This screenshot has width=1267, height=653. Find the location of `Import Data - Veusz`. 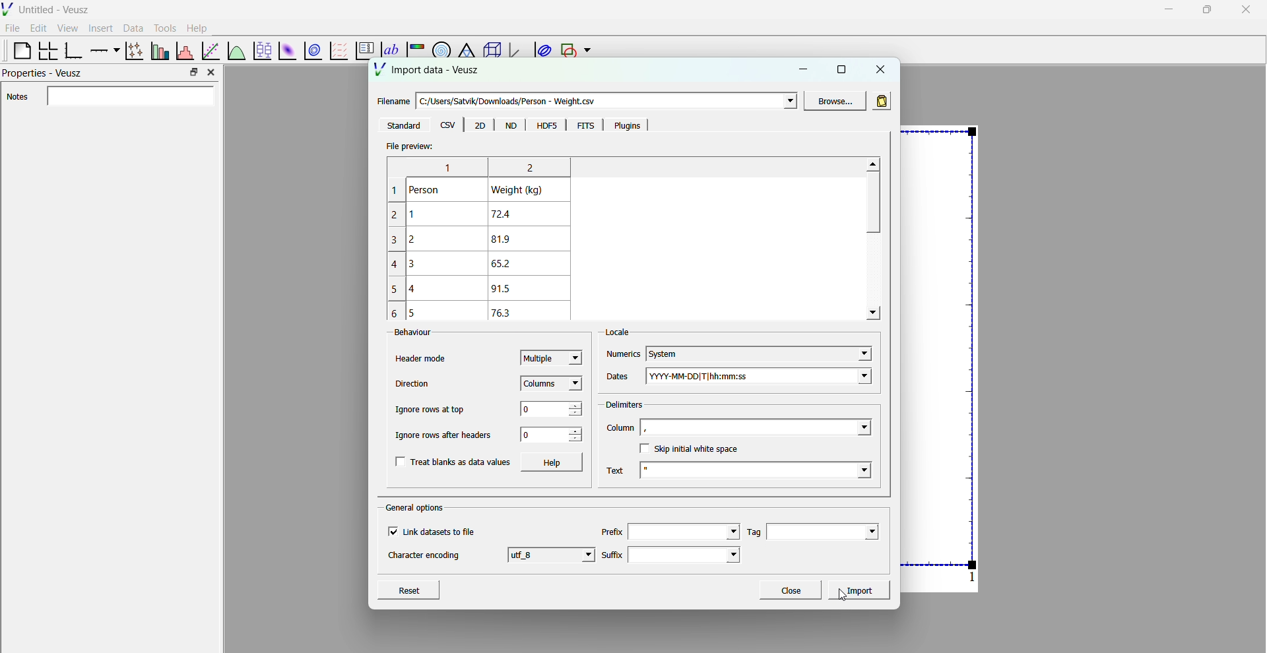

Import Data - Veusz is located at coordinates (429, 71).